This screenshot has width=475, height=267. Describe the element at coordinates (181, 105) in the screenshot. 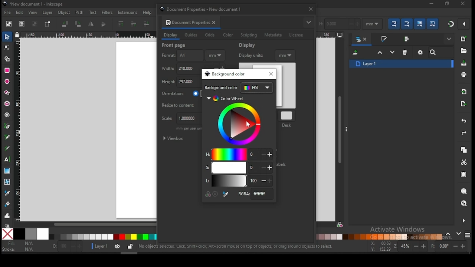

I see `resize to content` at that location.